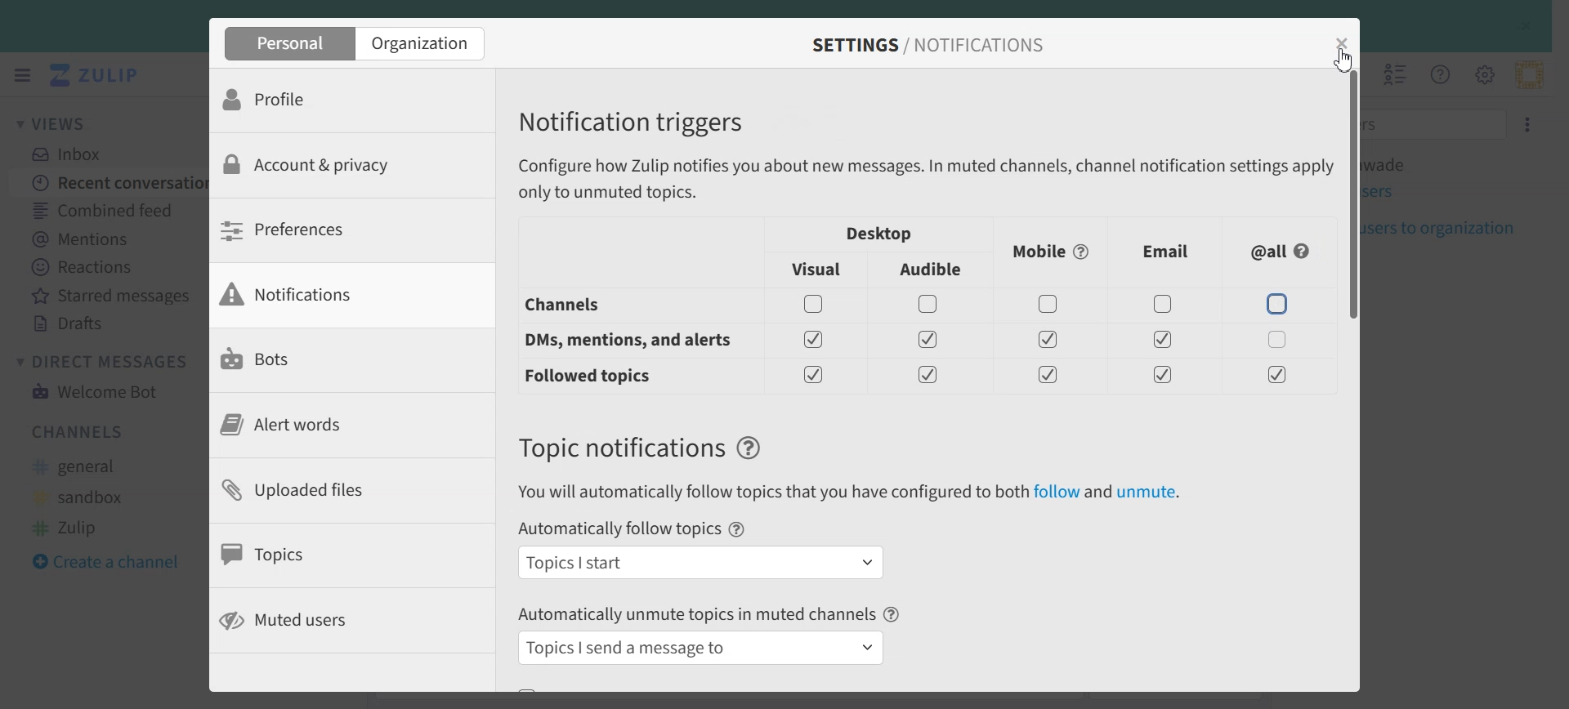 The height and width of the screenshot is (709, 1569). Describe the element at coordinates (608, 305) in the screenshot. I see `Channels` at that location.